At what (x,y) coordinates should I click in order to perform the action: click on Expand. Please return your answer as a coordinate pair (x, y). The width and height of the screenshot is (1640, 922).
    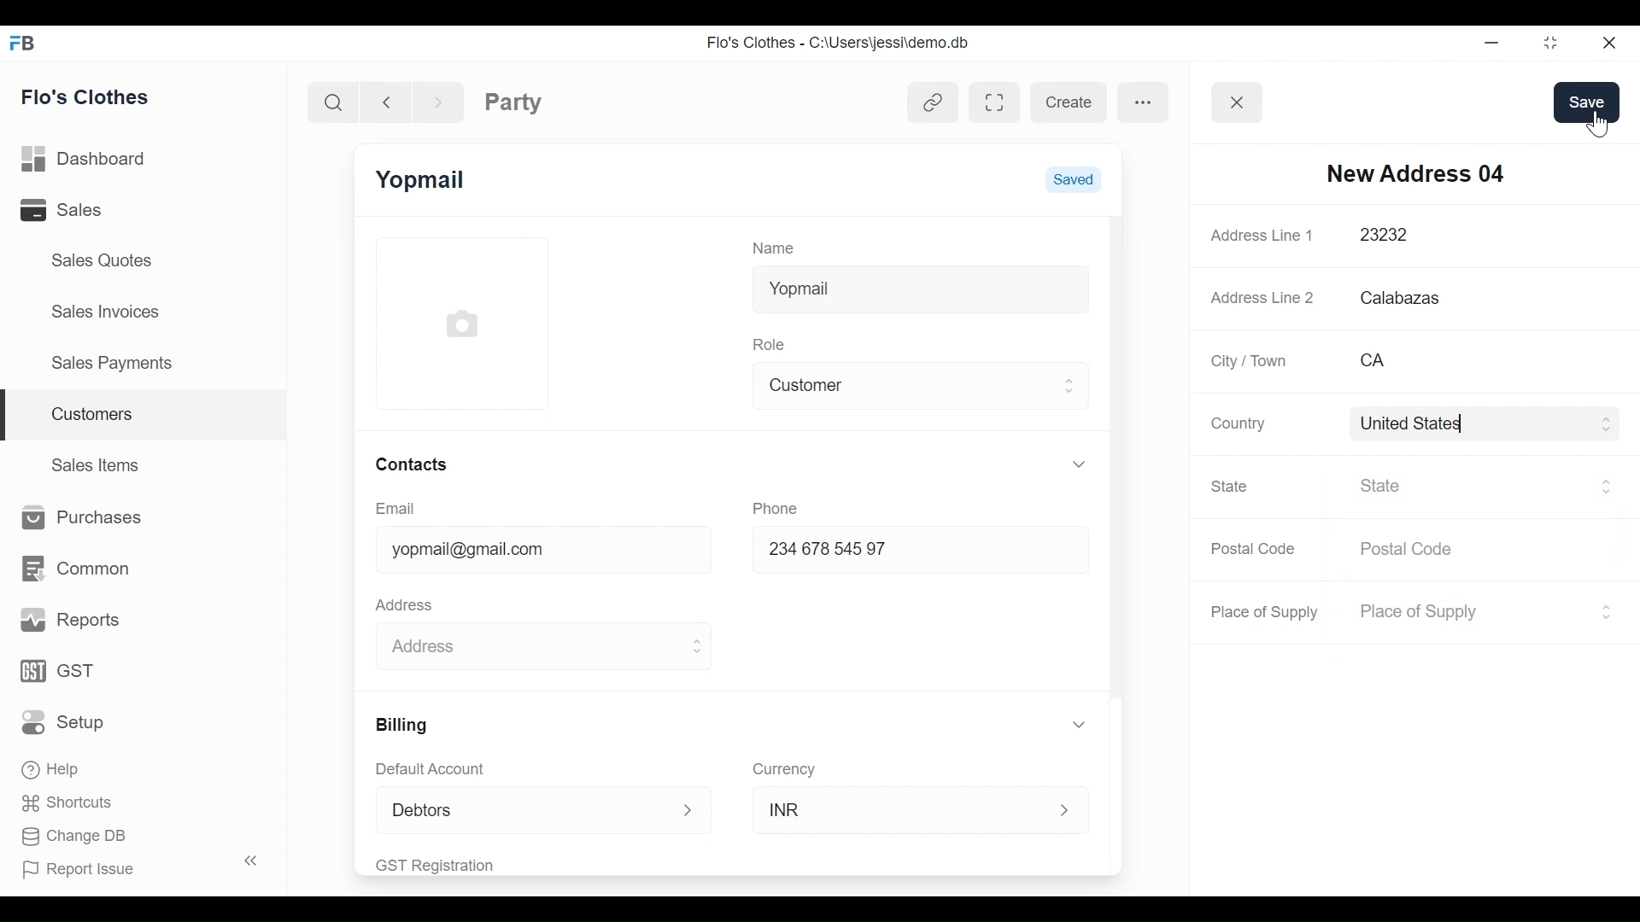
    Looking at the image, I should click on (1606, 424).